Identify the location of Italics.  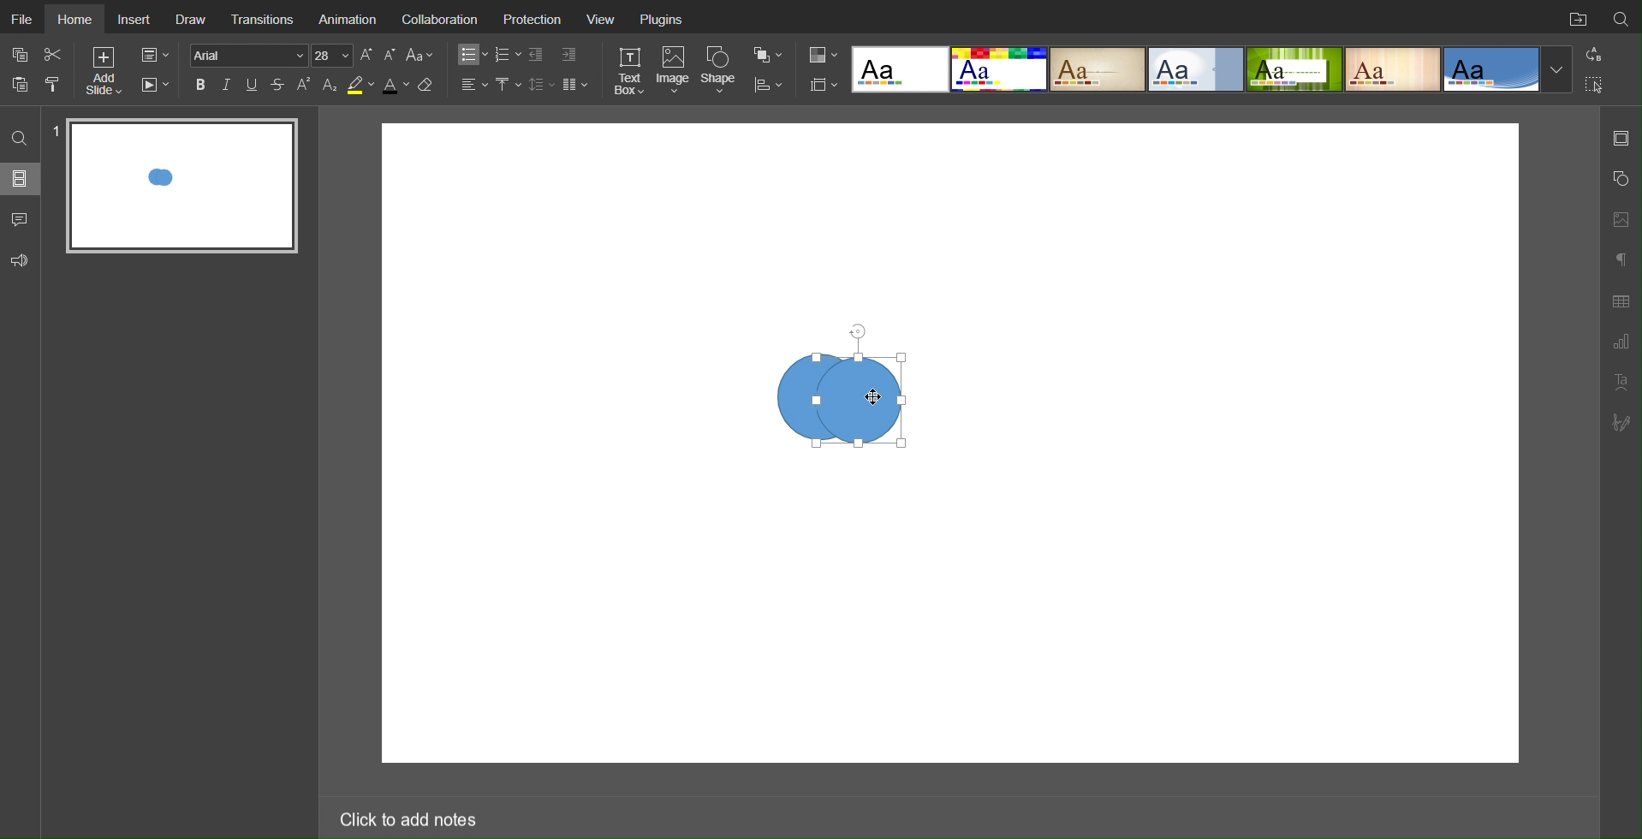
(227, 85).